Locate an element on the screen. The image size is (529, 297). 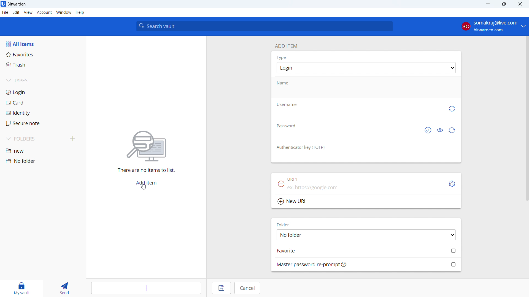
new is located at coordinates (43, 151).